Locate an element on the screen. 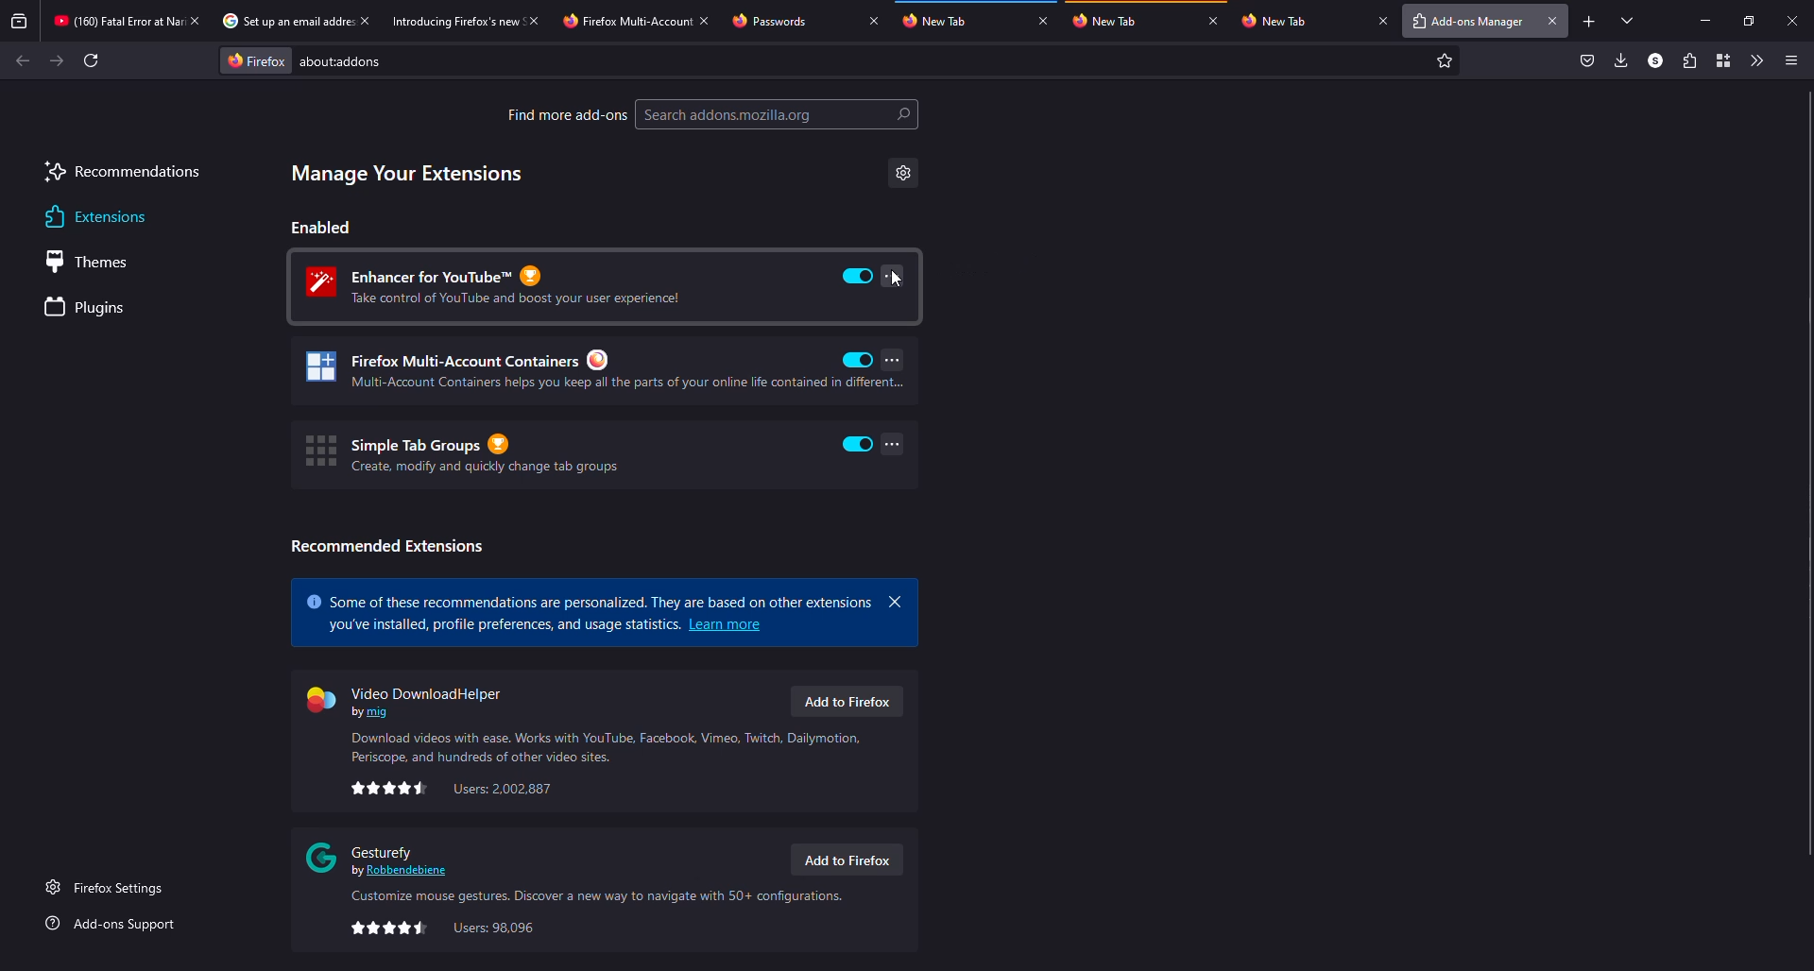 Image resolution: width=1814 pixels, height=971 pixels. close is located at coordinates (1553, 21).